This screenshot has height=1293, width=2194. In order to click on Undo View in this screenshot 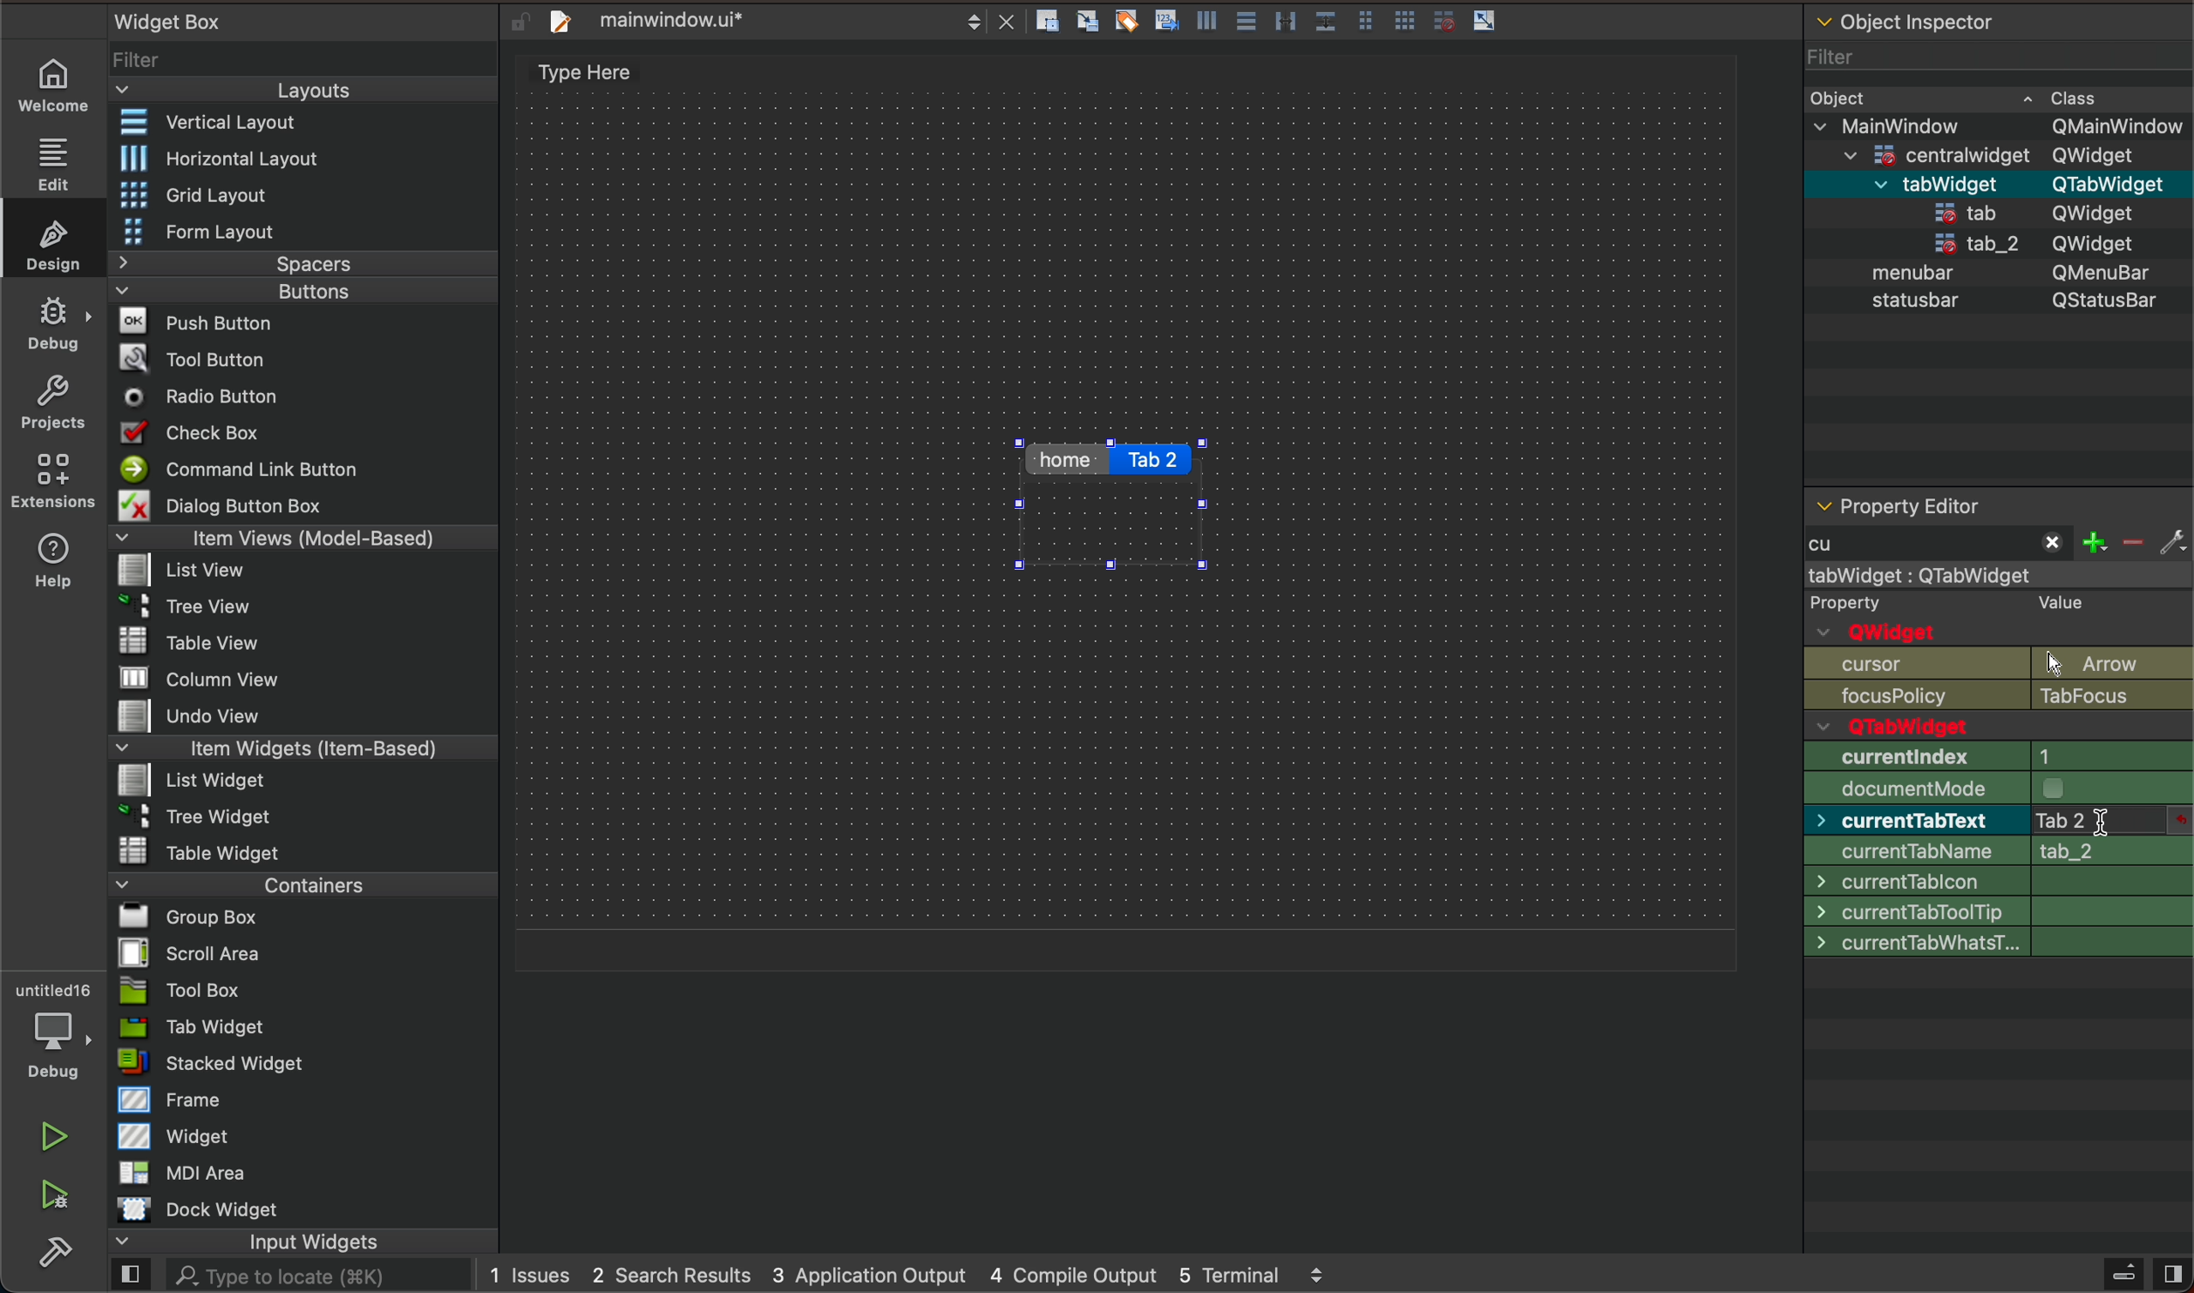, I will do `click(180, 718)`.